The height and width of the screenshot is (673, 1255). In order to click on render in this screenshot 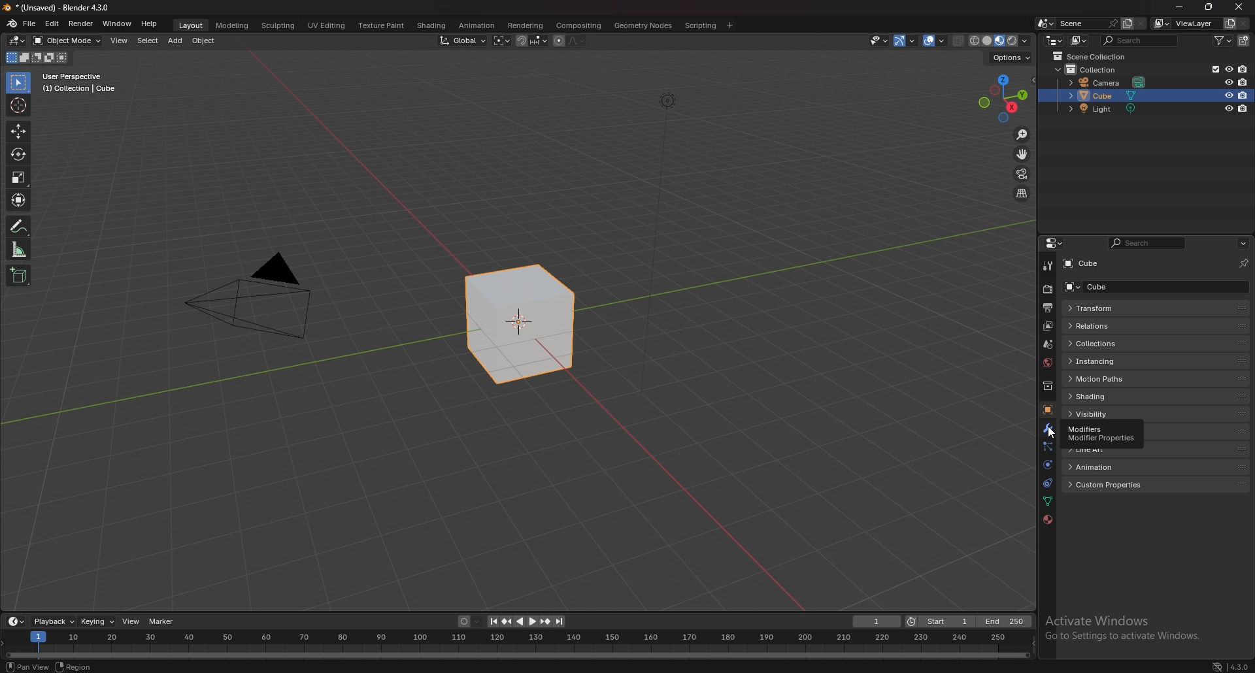, I will do `click(1046, 289)`.